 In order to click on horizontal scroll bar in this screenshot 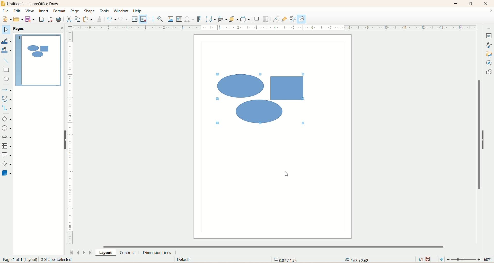, I will do `click(279, 246)`.